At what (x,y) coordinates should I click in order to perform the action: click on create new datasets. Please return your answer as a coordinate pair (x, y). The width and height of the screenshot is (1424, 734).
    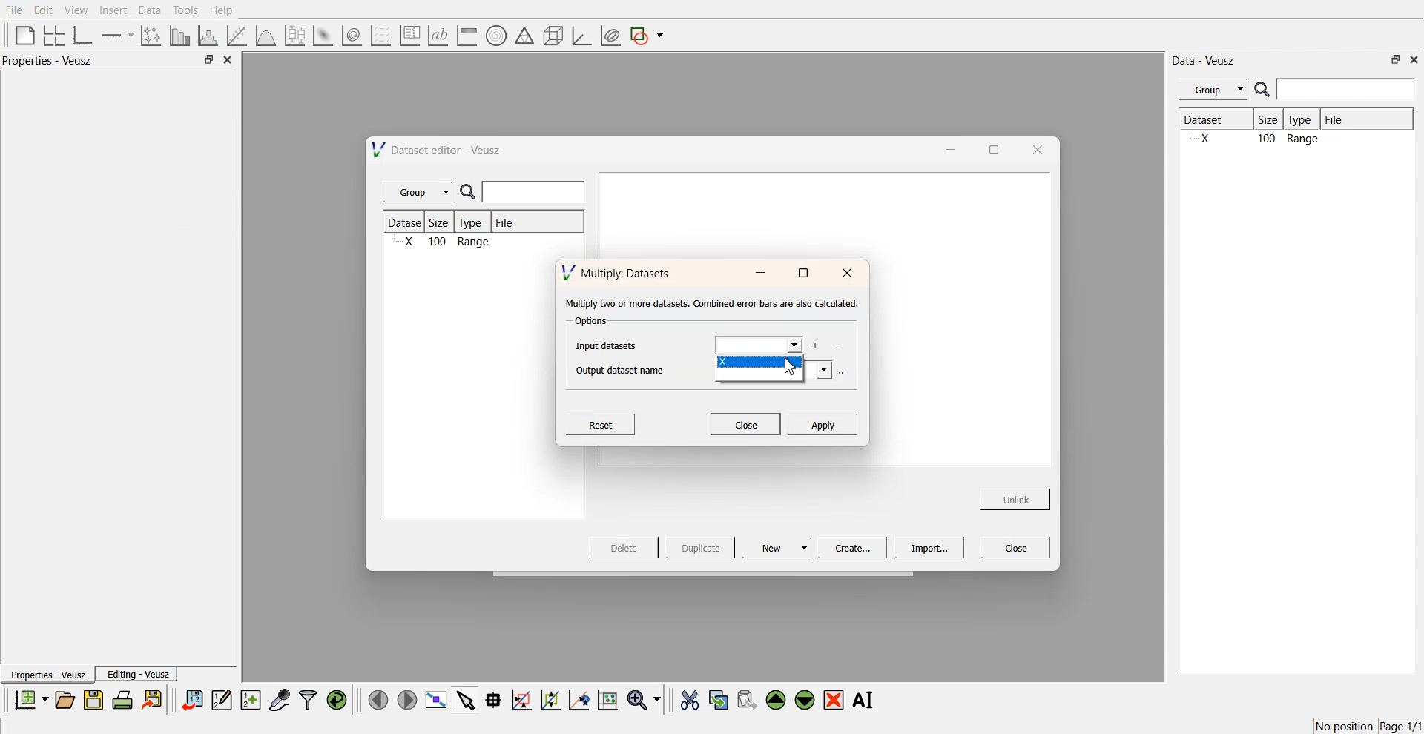
    Looking at the image, I should click on (251, 700).